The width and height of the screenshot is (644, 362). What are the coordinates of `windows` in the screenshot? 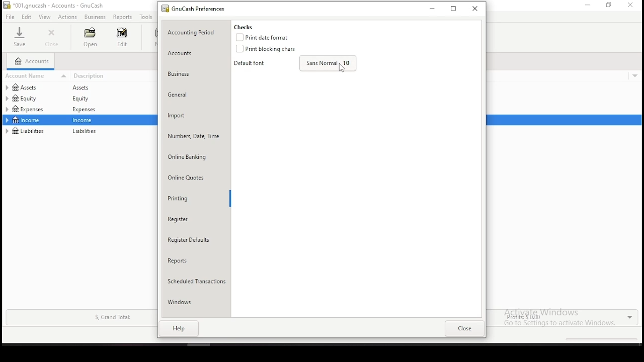 It's located at (193, 302).